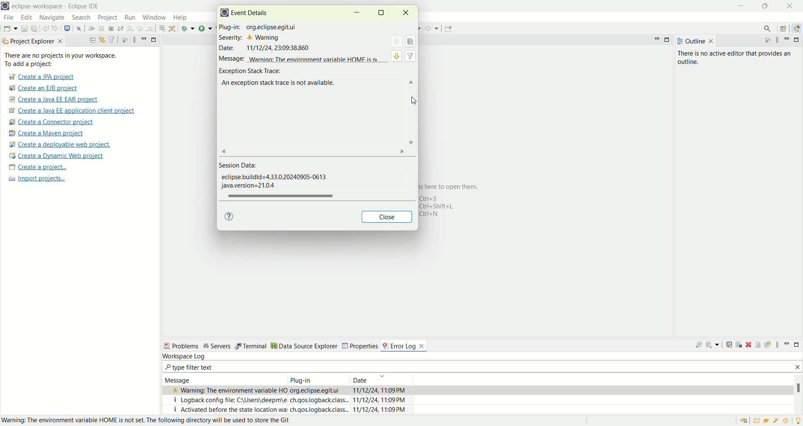  Describe the element at coordinates (55, 28) in the screenshot. I see `redo` at that location.